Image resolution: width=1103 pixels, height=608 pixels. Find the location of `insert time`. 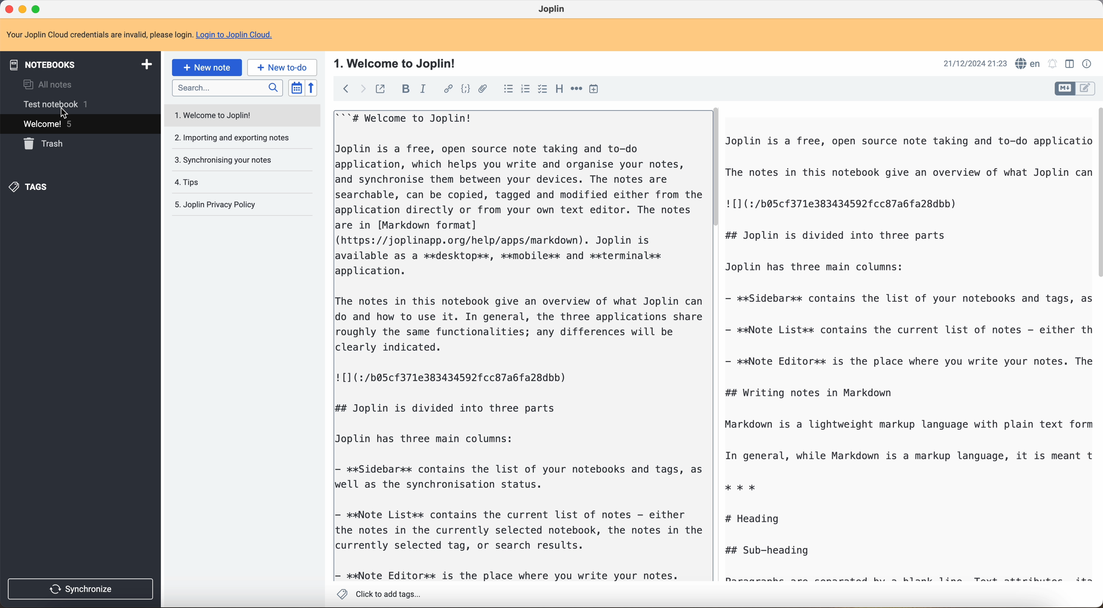

insert time is located at coordinates (596, 89).